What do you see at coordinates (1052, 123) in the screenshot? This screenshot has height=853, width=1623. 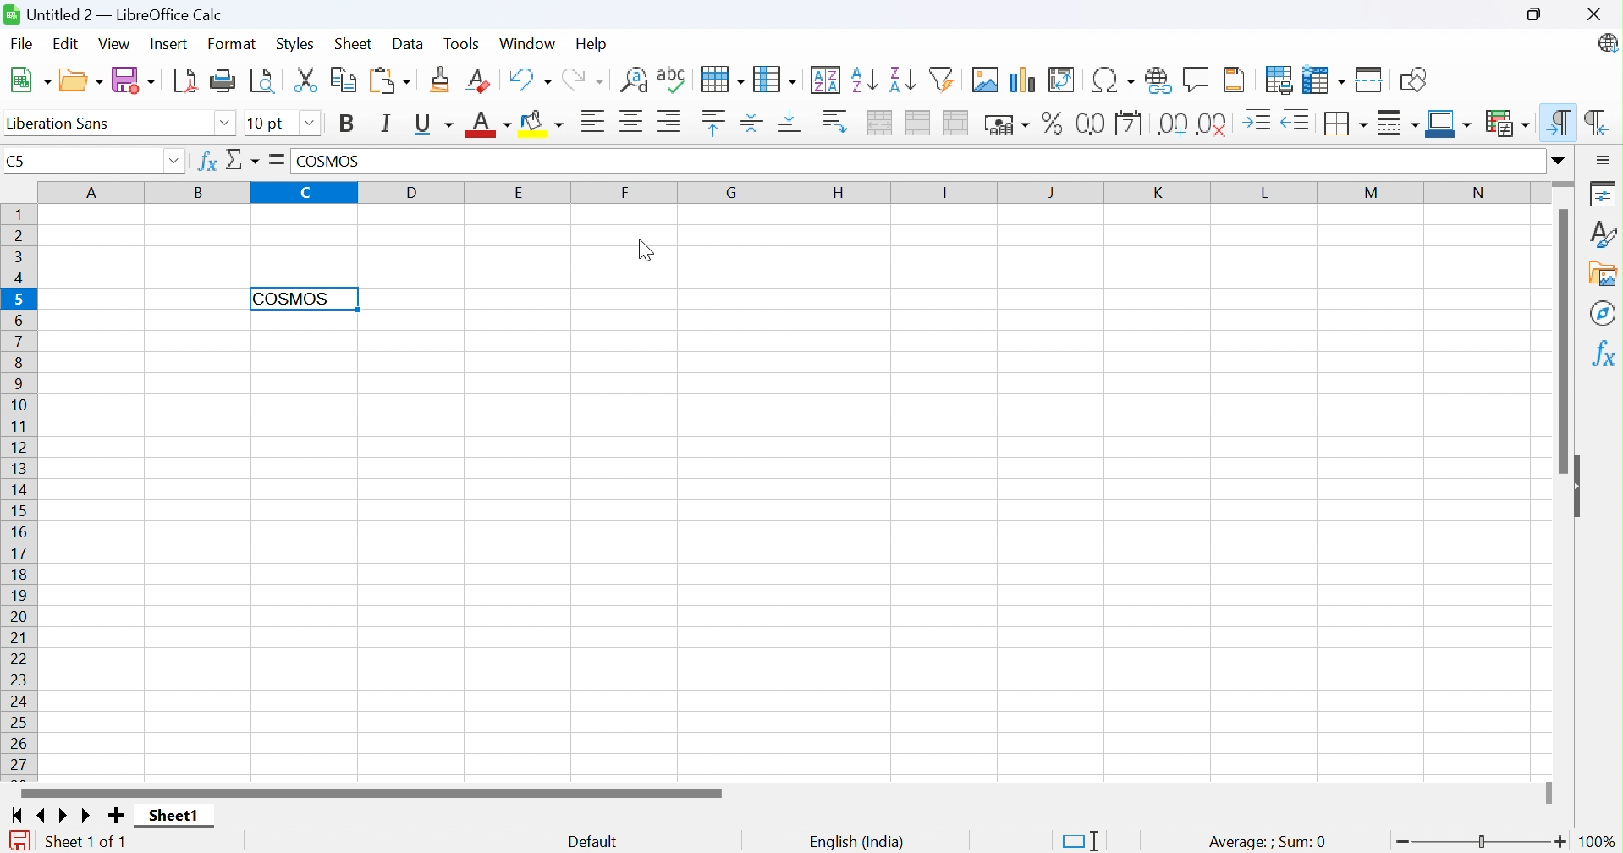 I see `Format as percent` at bounding box center [1052, 123].